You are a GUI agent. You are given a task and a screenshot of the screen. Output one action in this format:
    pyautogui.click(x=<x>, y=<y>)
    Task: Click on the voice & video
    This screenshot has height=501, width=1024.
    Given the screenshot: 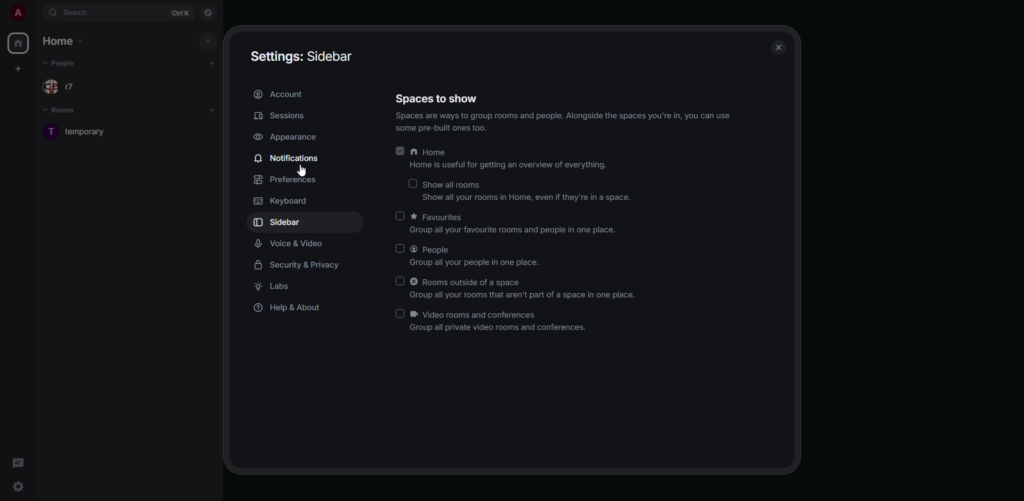 What is the action you would take?
    pyautogui.click(x=291, y=242)
    